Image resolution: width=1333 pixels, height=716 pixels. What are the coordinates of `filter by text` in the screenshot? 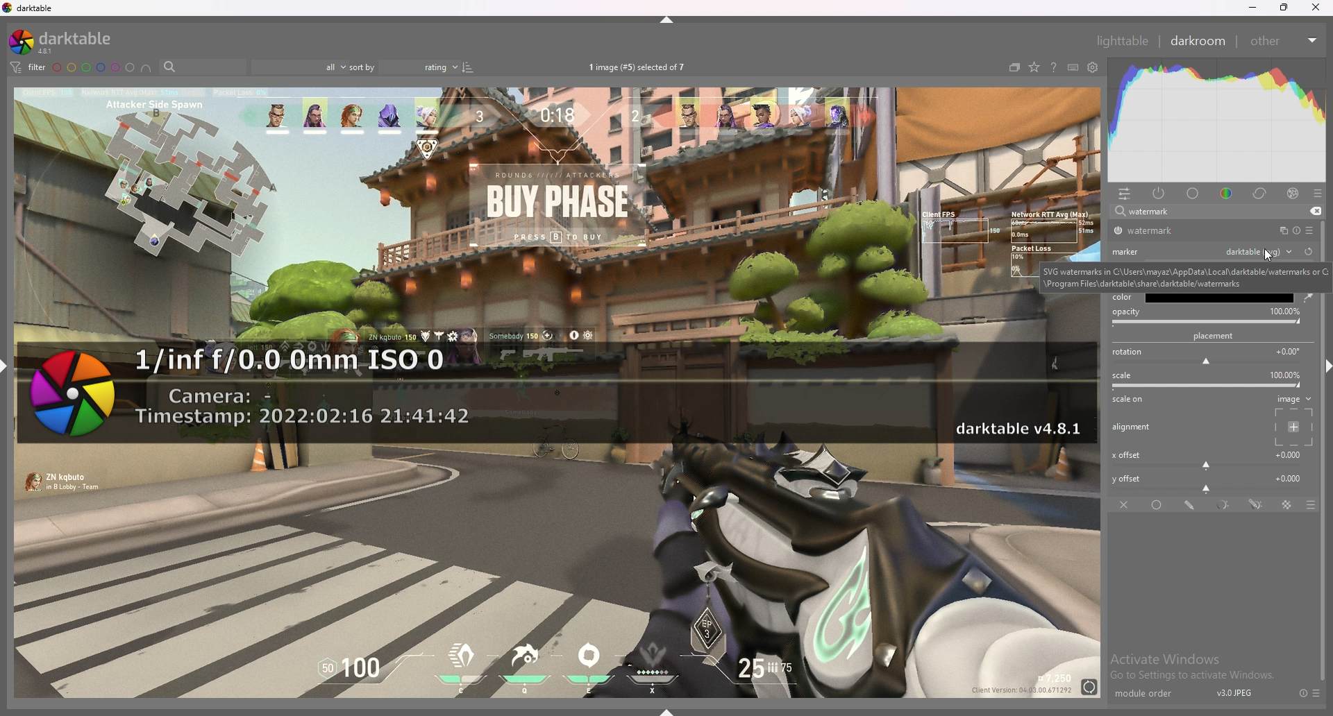 It's located at (203, 67).